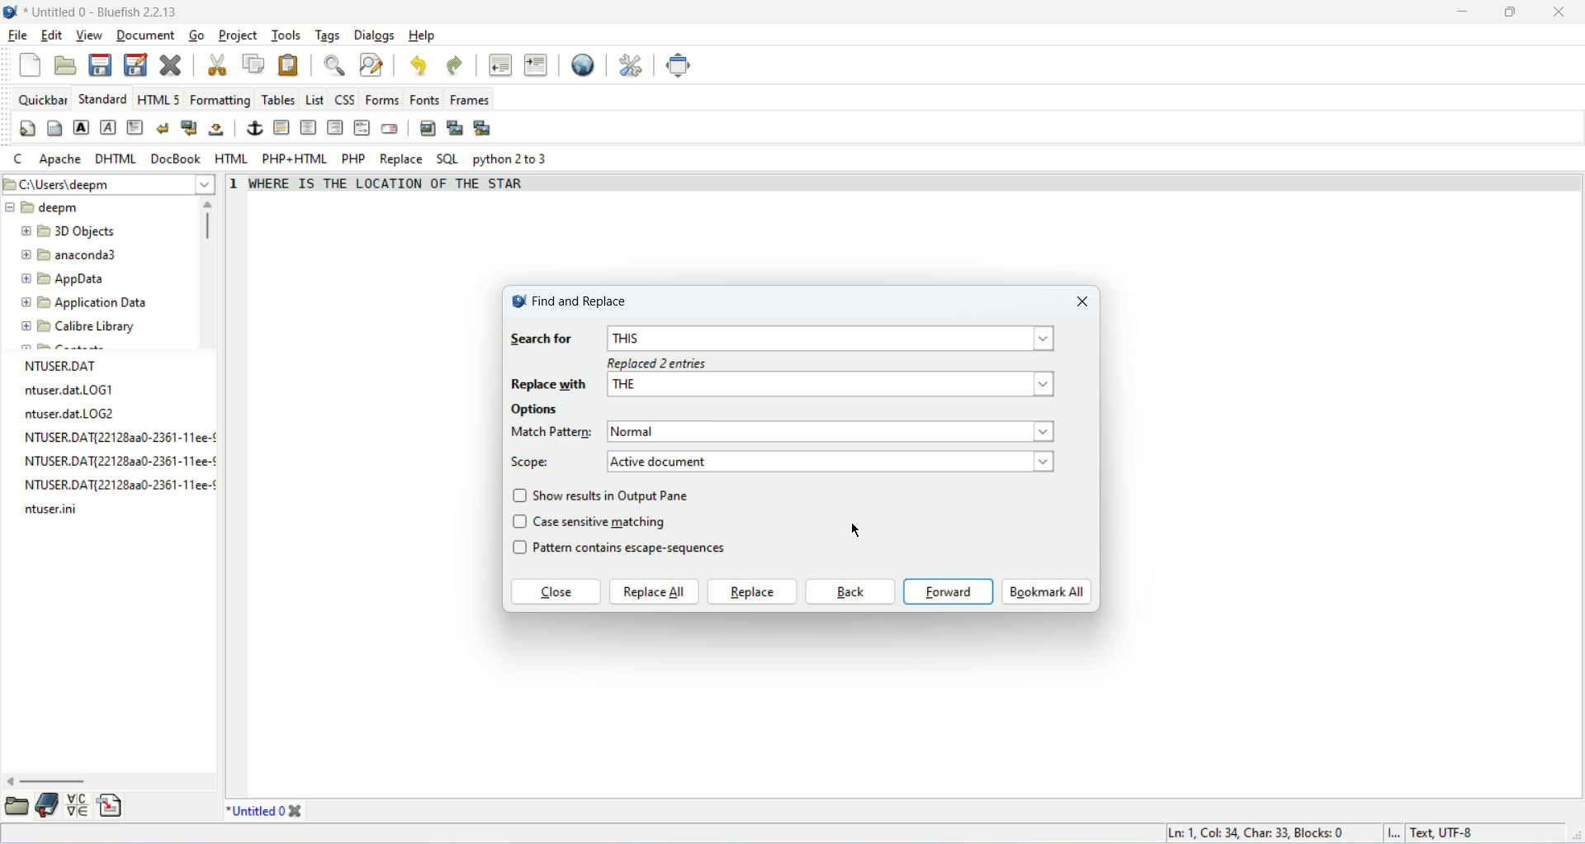 Image resolution: width=1585 pixels, height=844 pixels. What do you see at coordinates (426, 99) in the screenshot?
I see `fonts` at bounding box center [426, 99].